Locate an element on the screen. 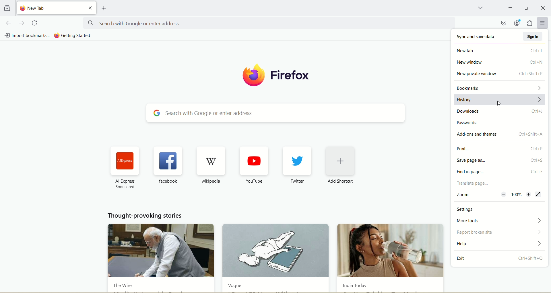 The height and width of the screenshot is (293, 551). add ons and themes is located at coordinates (500, 134).